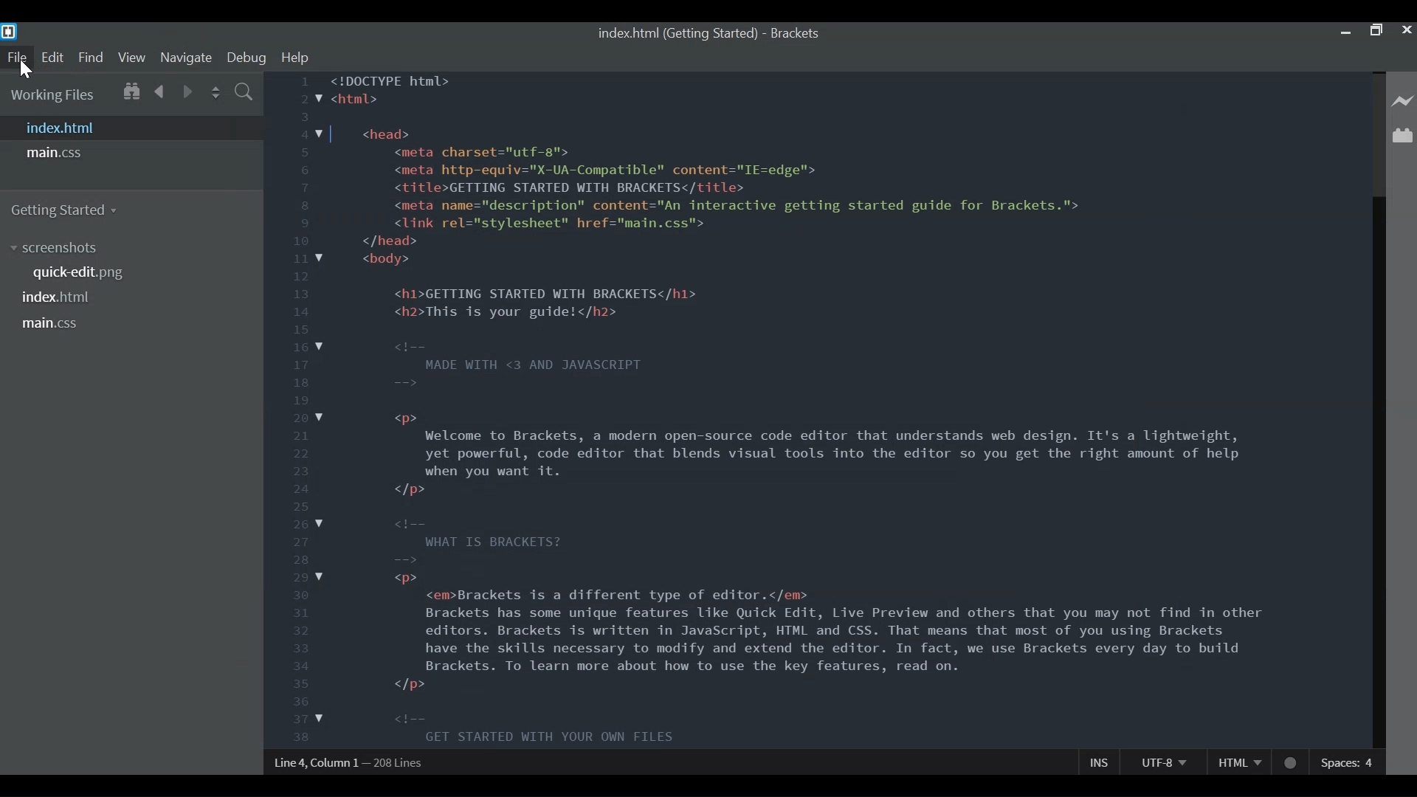  What do you see at coordinates (1292, 760) in the screenshot?
I see `No linter available for HTML` at bounding box center [1292, 760].